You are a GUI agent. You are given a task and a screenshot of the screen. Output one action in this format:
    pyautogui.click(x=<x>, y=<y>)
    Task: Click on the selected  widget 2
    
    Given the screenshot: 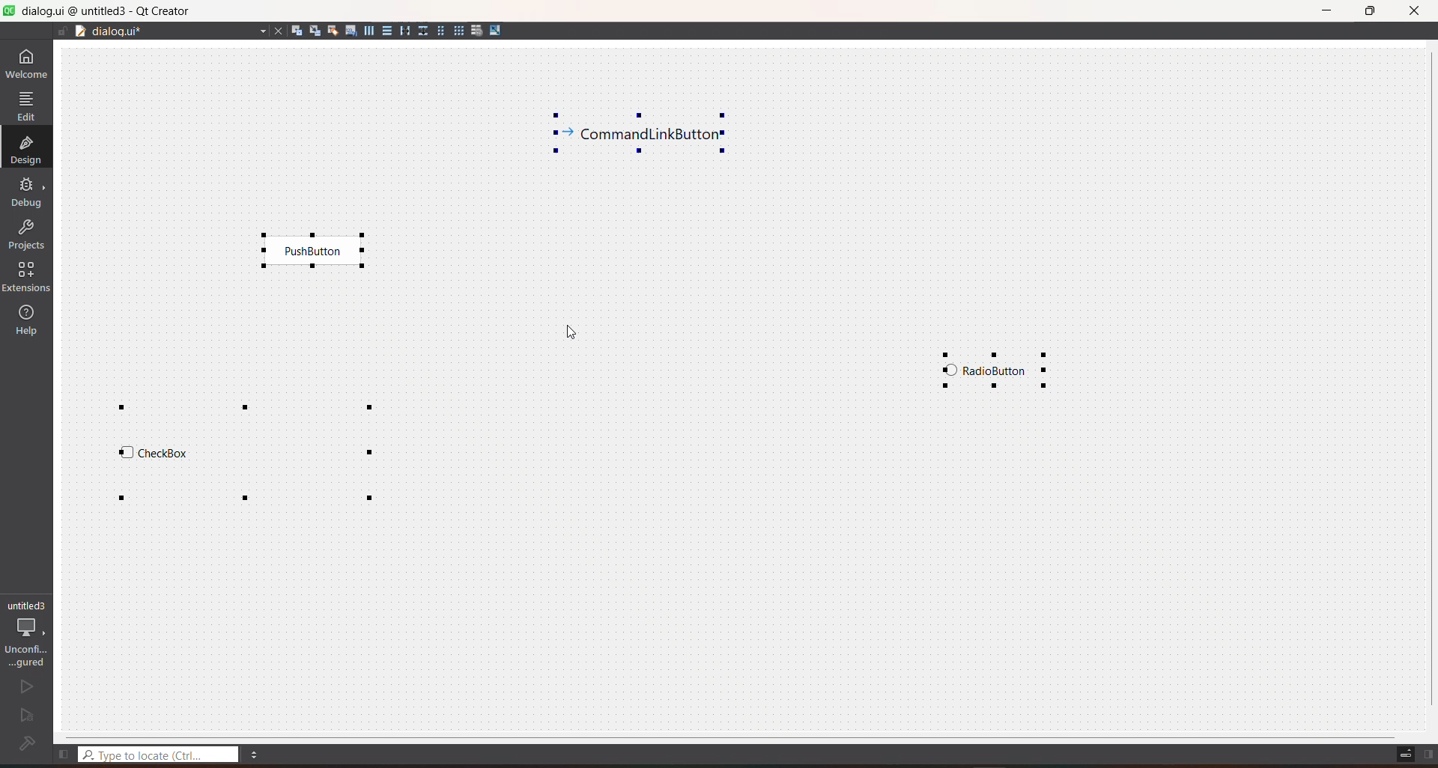 What is the action you would take?
    pyautogui.click(x=251, y=448)
    